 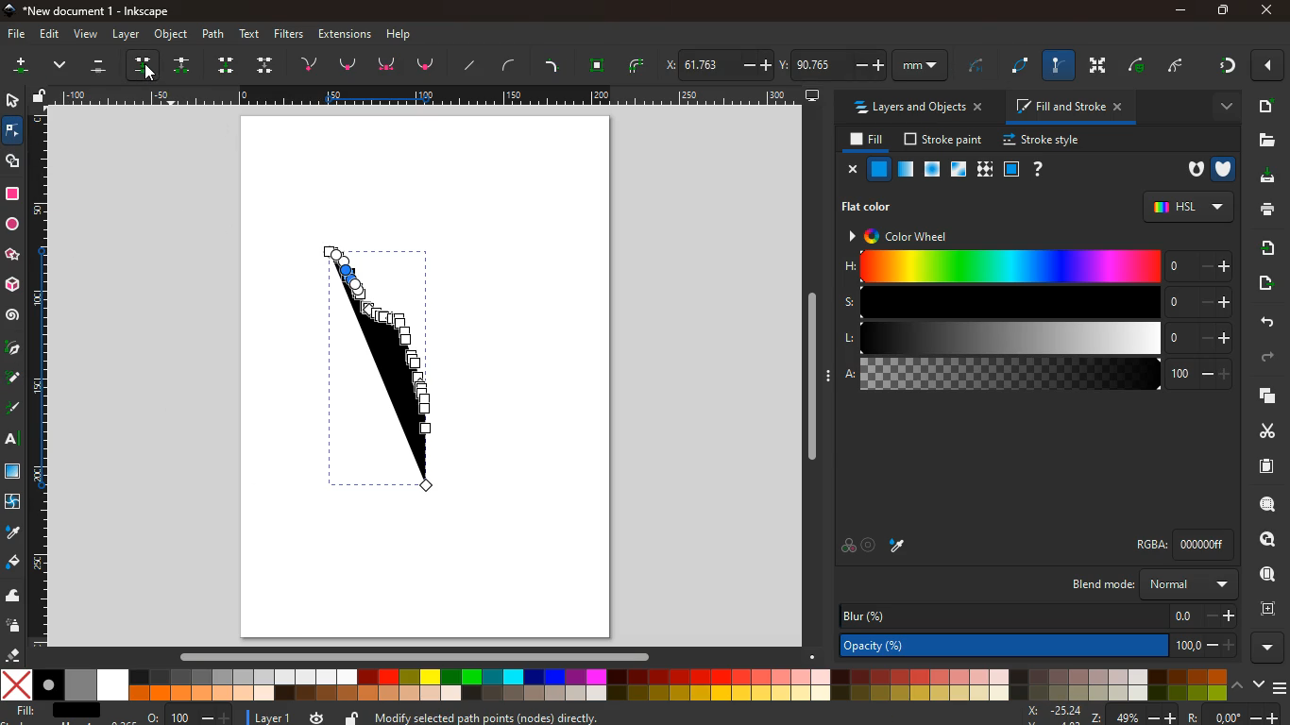 I want to click on opacity, so click(x=1041, y=644).